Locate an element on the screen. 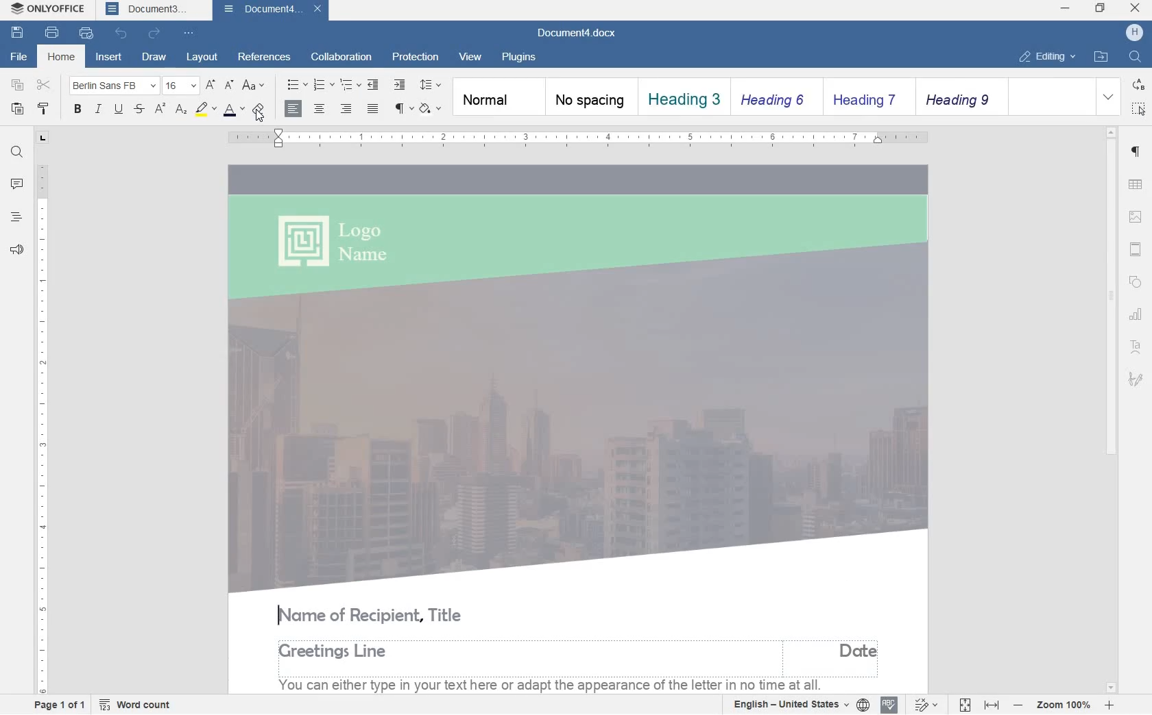 The width and height of the screenshot is (1152, 715). home is located at coordinates (61, 58).